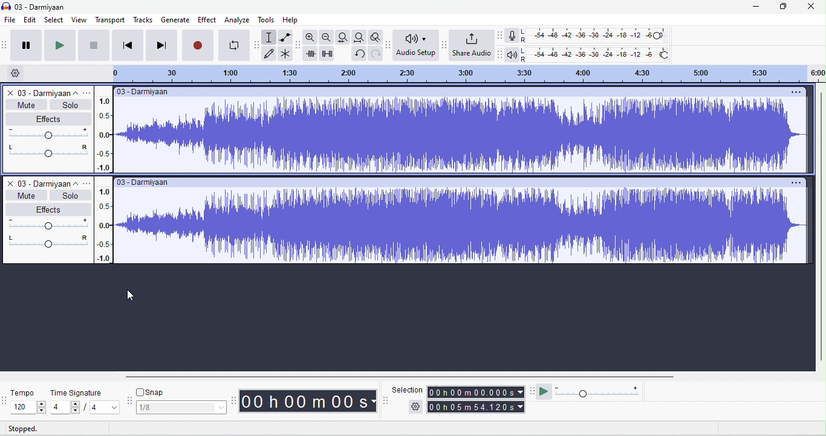  Describe the element at coordinates (471, 46) in the screenshot. I see `share audio` at that location.